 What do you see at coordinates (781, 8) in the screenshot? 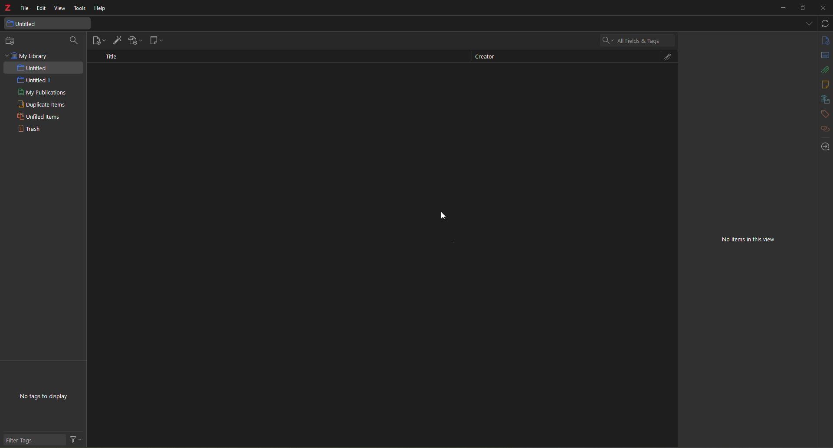
I see `minimize` at bounding box center [781, 8].